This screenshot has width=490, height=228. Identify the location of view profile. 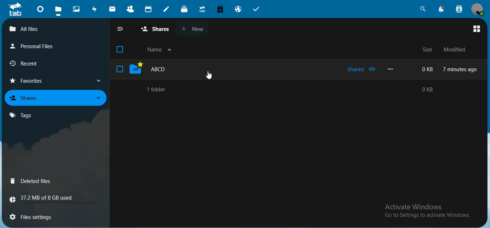
(477, 9).